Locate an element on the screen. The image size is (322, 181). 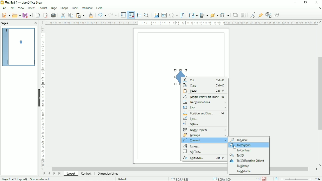
File is located at coordinates (4, 8).